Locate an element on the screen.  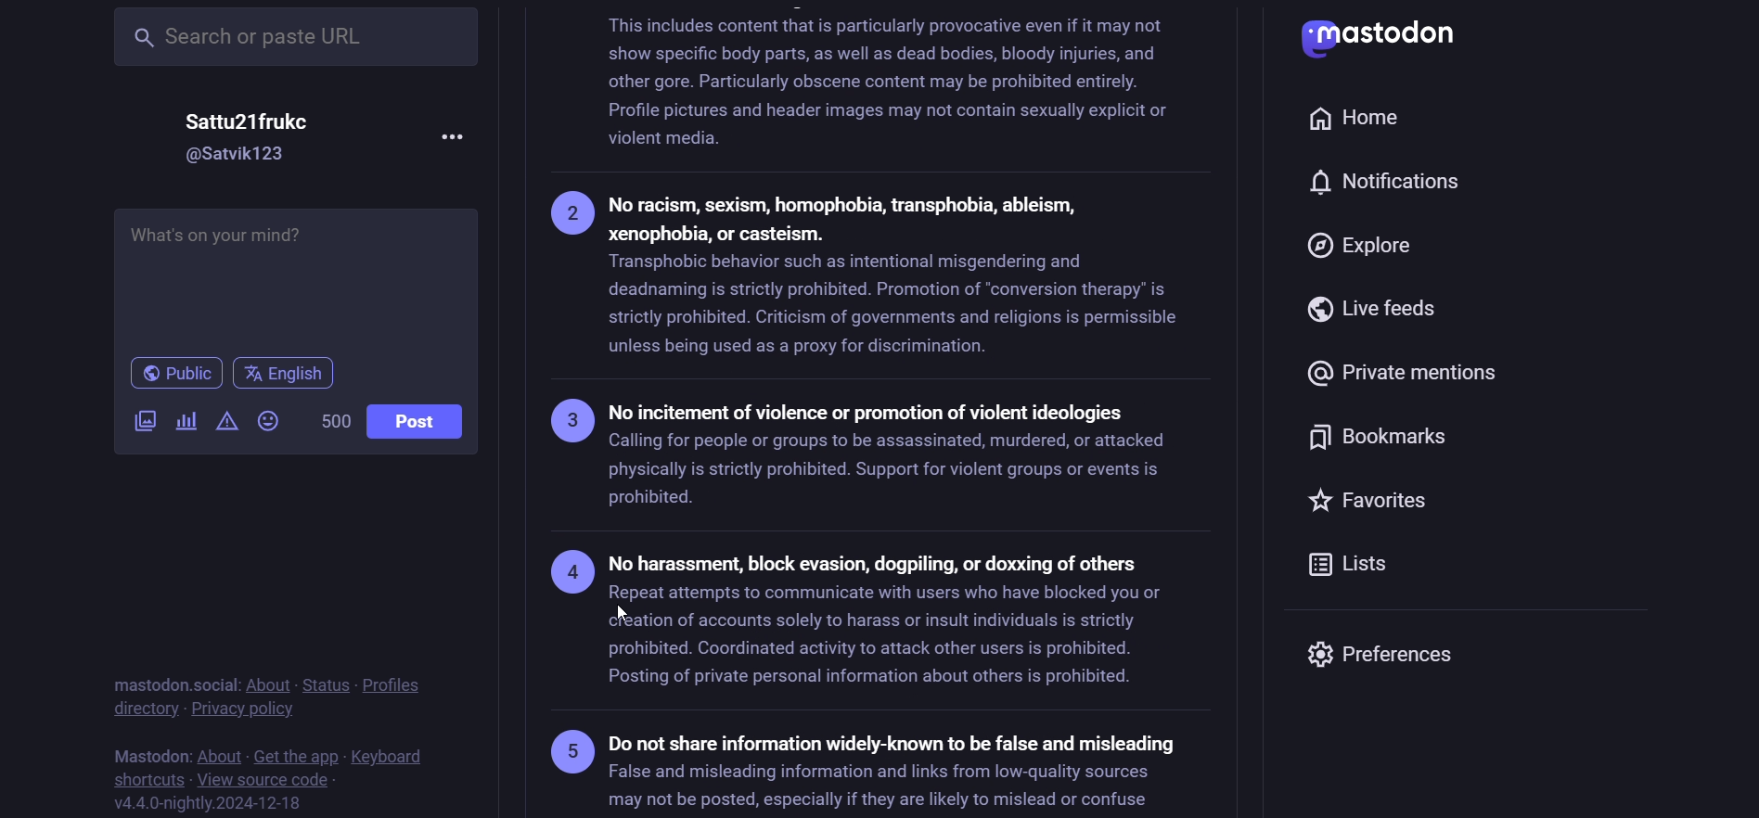
name is located at coordinates (258, 120).